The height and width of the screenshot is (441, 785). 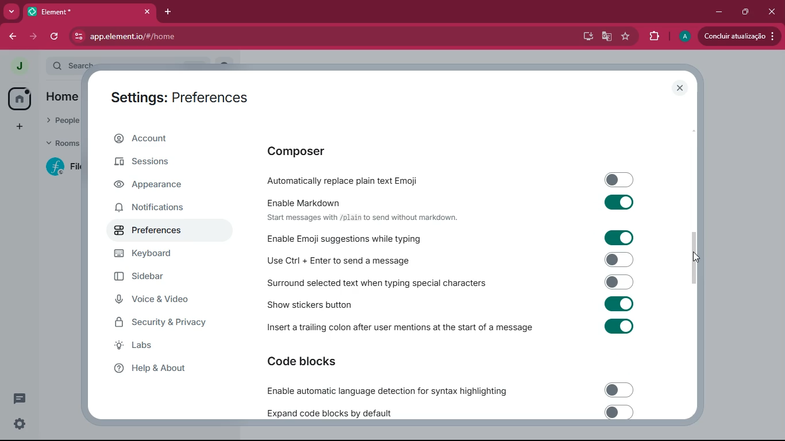 What do you see at coordinates (446, 412) in the screenshot?
I see `expand code blocks by default` at bounding box center [446, 412].